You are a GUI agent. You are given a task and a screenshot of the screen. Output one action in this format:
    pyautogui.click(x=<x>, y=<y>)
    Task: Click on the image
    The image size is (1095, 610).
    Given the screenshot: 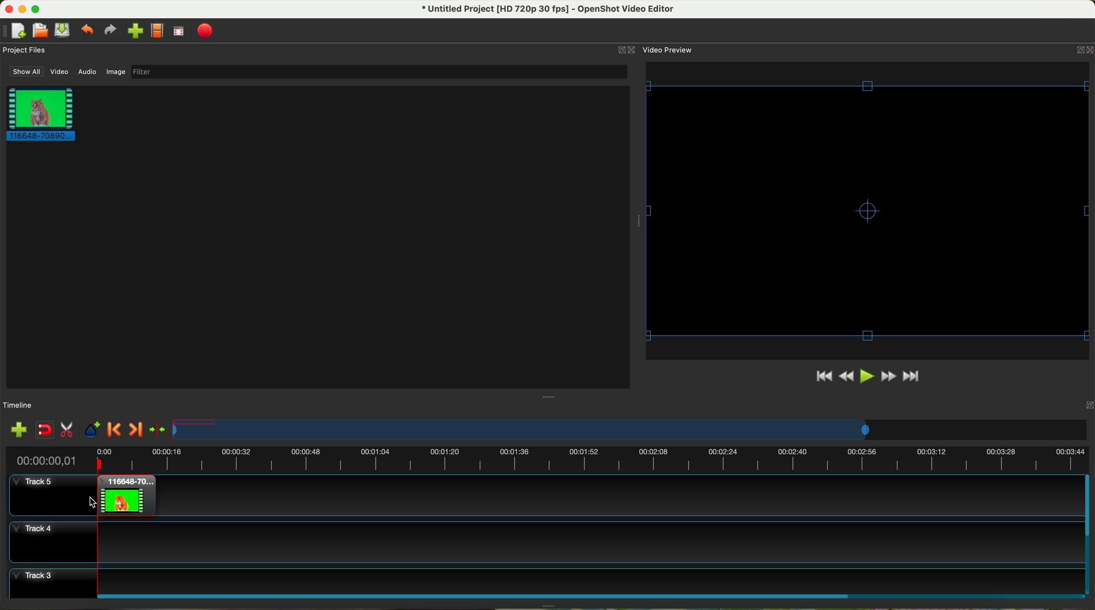 What is the action you would take?
    pyautogui.click(x=116, y=73)
    